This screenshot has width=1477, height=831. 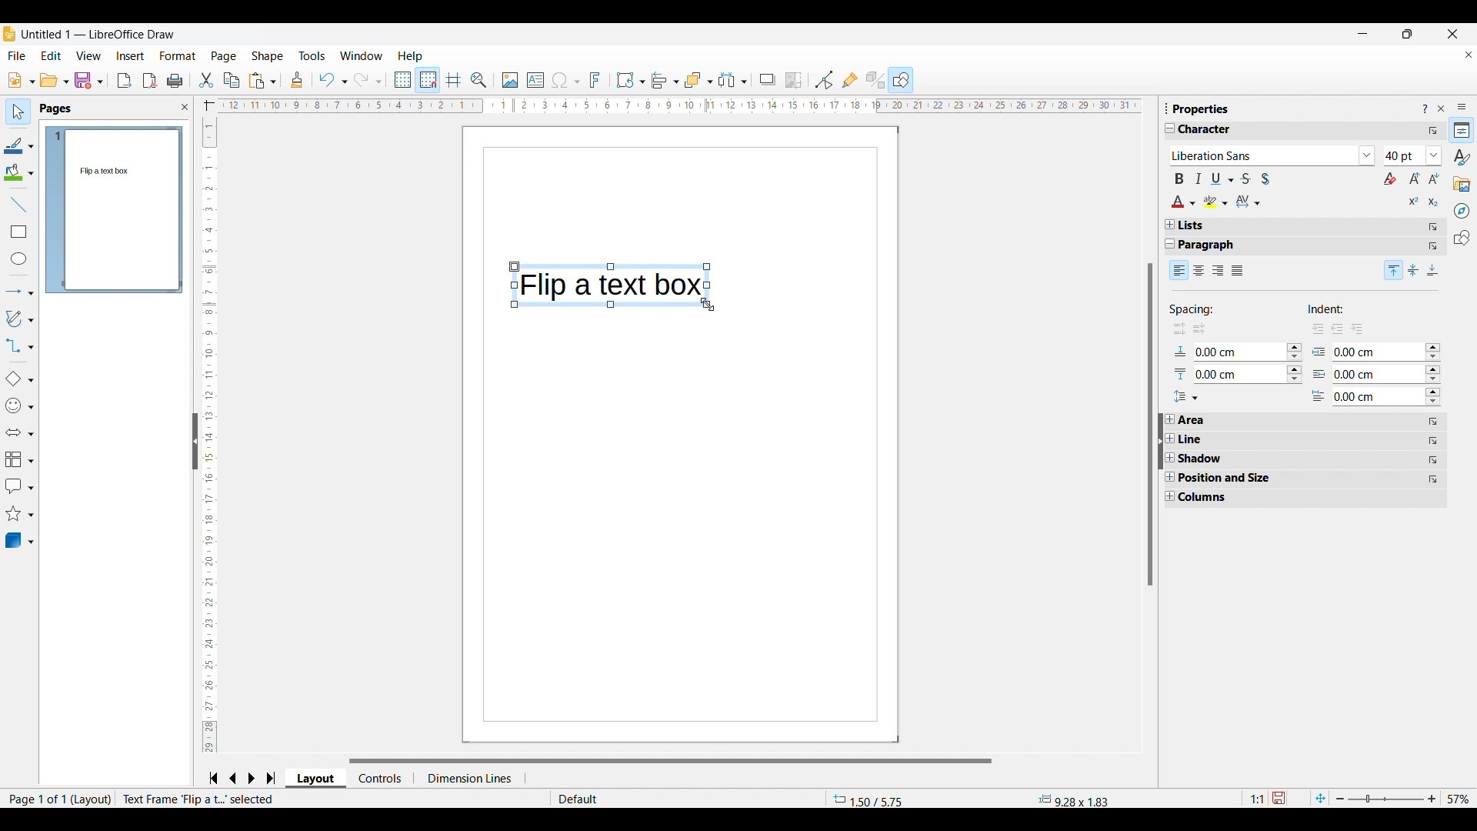 I want to click on Indicates respective indent options, so click(x=1319, y=374).